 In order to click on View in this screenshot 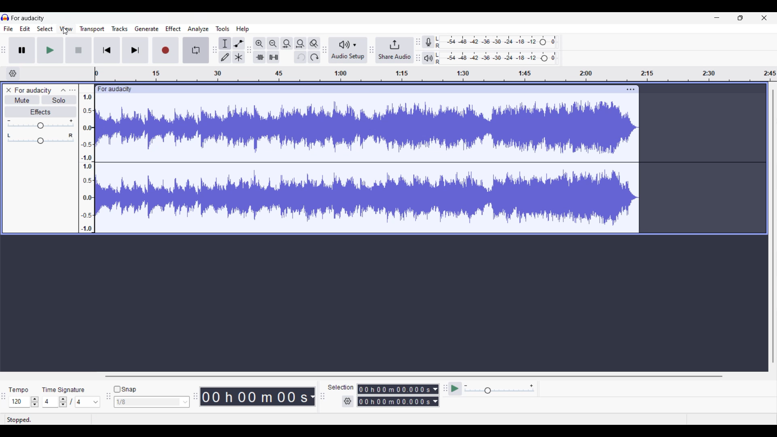, I will do `click(66, 29)`.